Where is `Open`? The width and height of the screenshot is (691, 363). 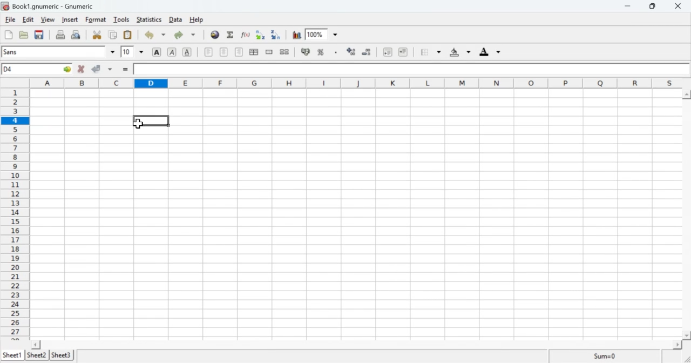 Open is located at coordinates (24, 35).